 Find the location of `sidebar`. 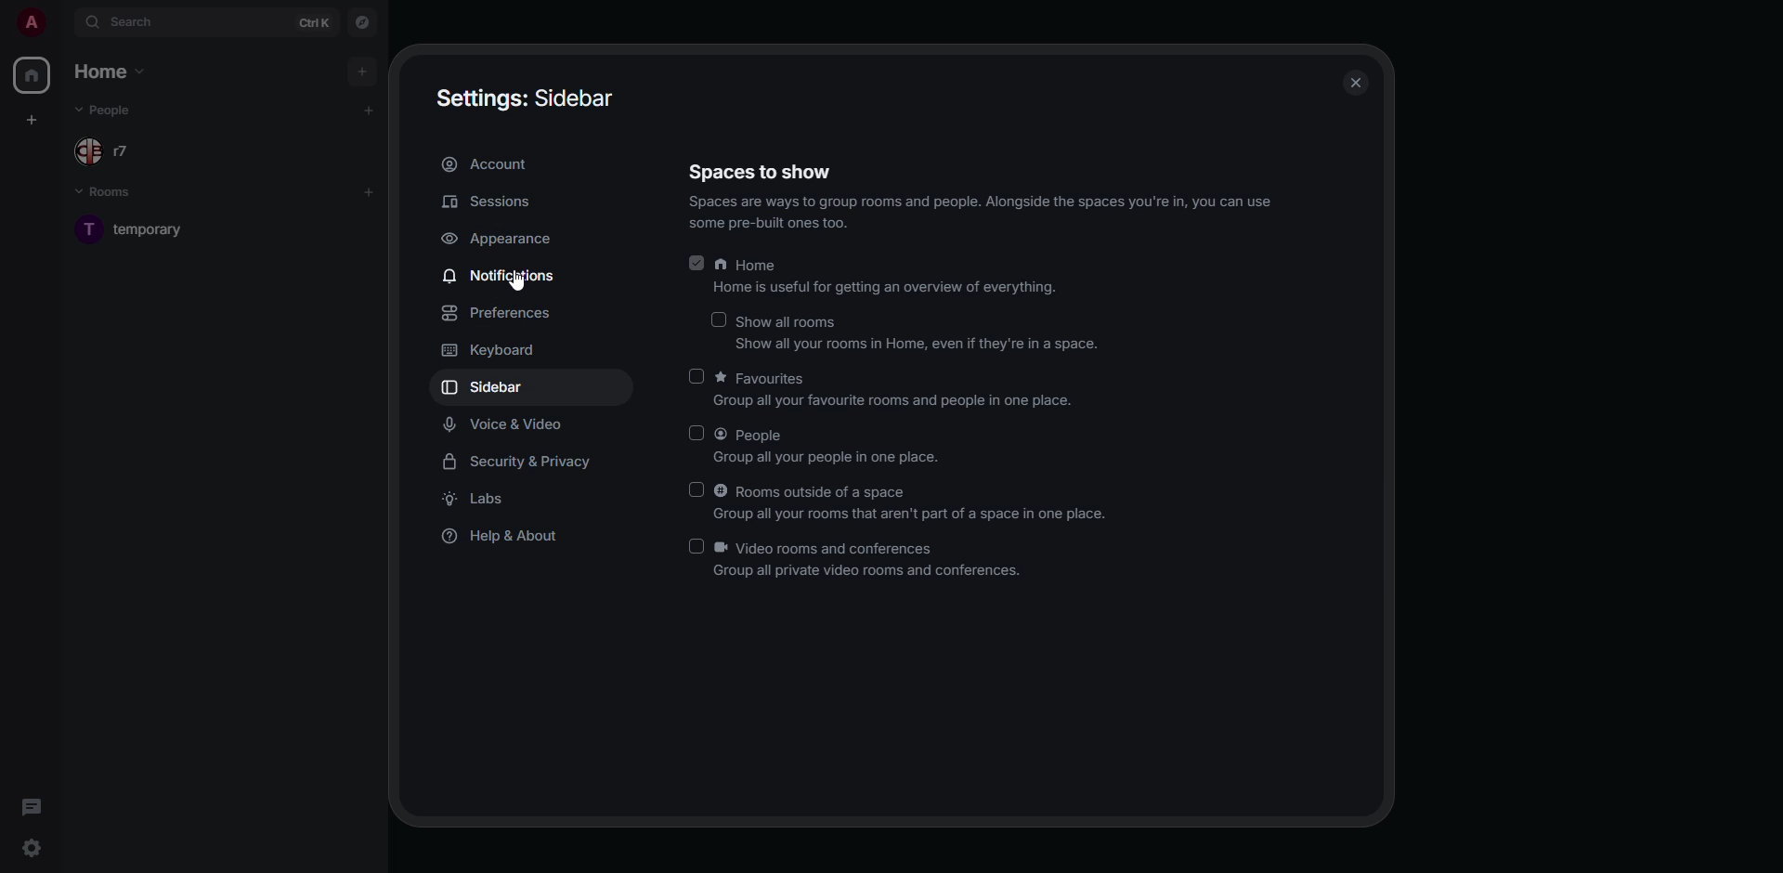

sidebar is located at coordinates (486, 387).